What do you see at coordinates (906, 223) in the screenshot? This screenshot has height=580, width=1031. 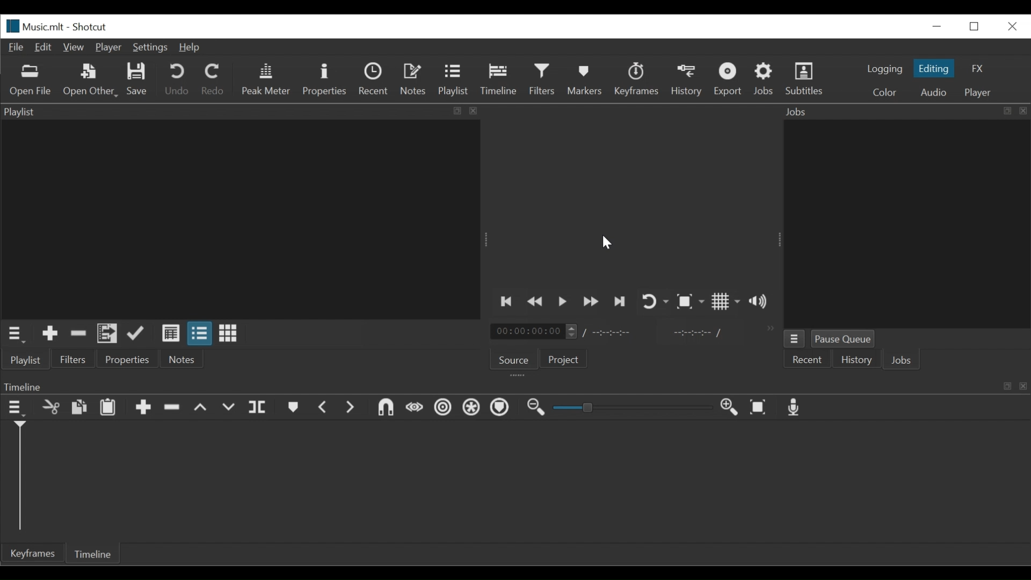 I see `Jobs Panel` at bounding box center [906, 223].